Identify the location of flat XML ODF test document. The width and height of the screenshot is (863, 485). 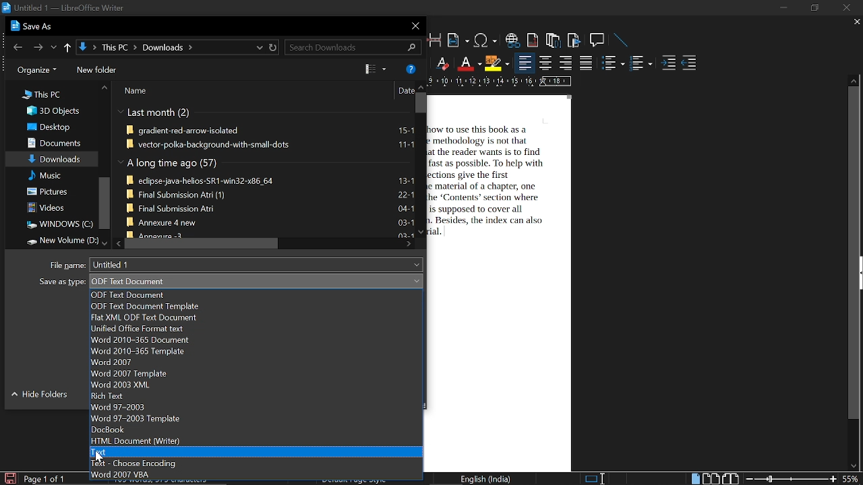
(255, 317).